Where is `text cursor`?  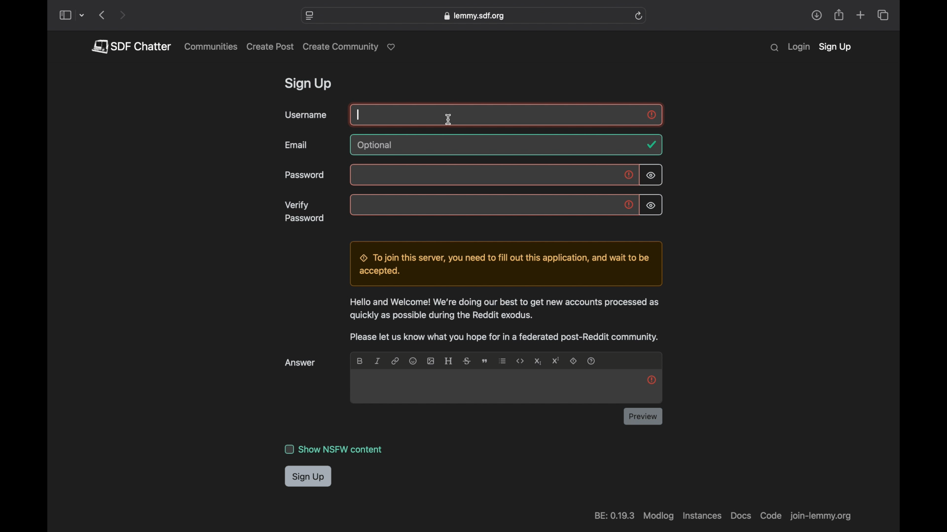
text cursor is located at coordinates (359, 114).